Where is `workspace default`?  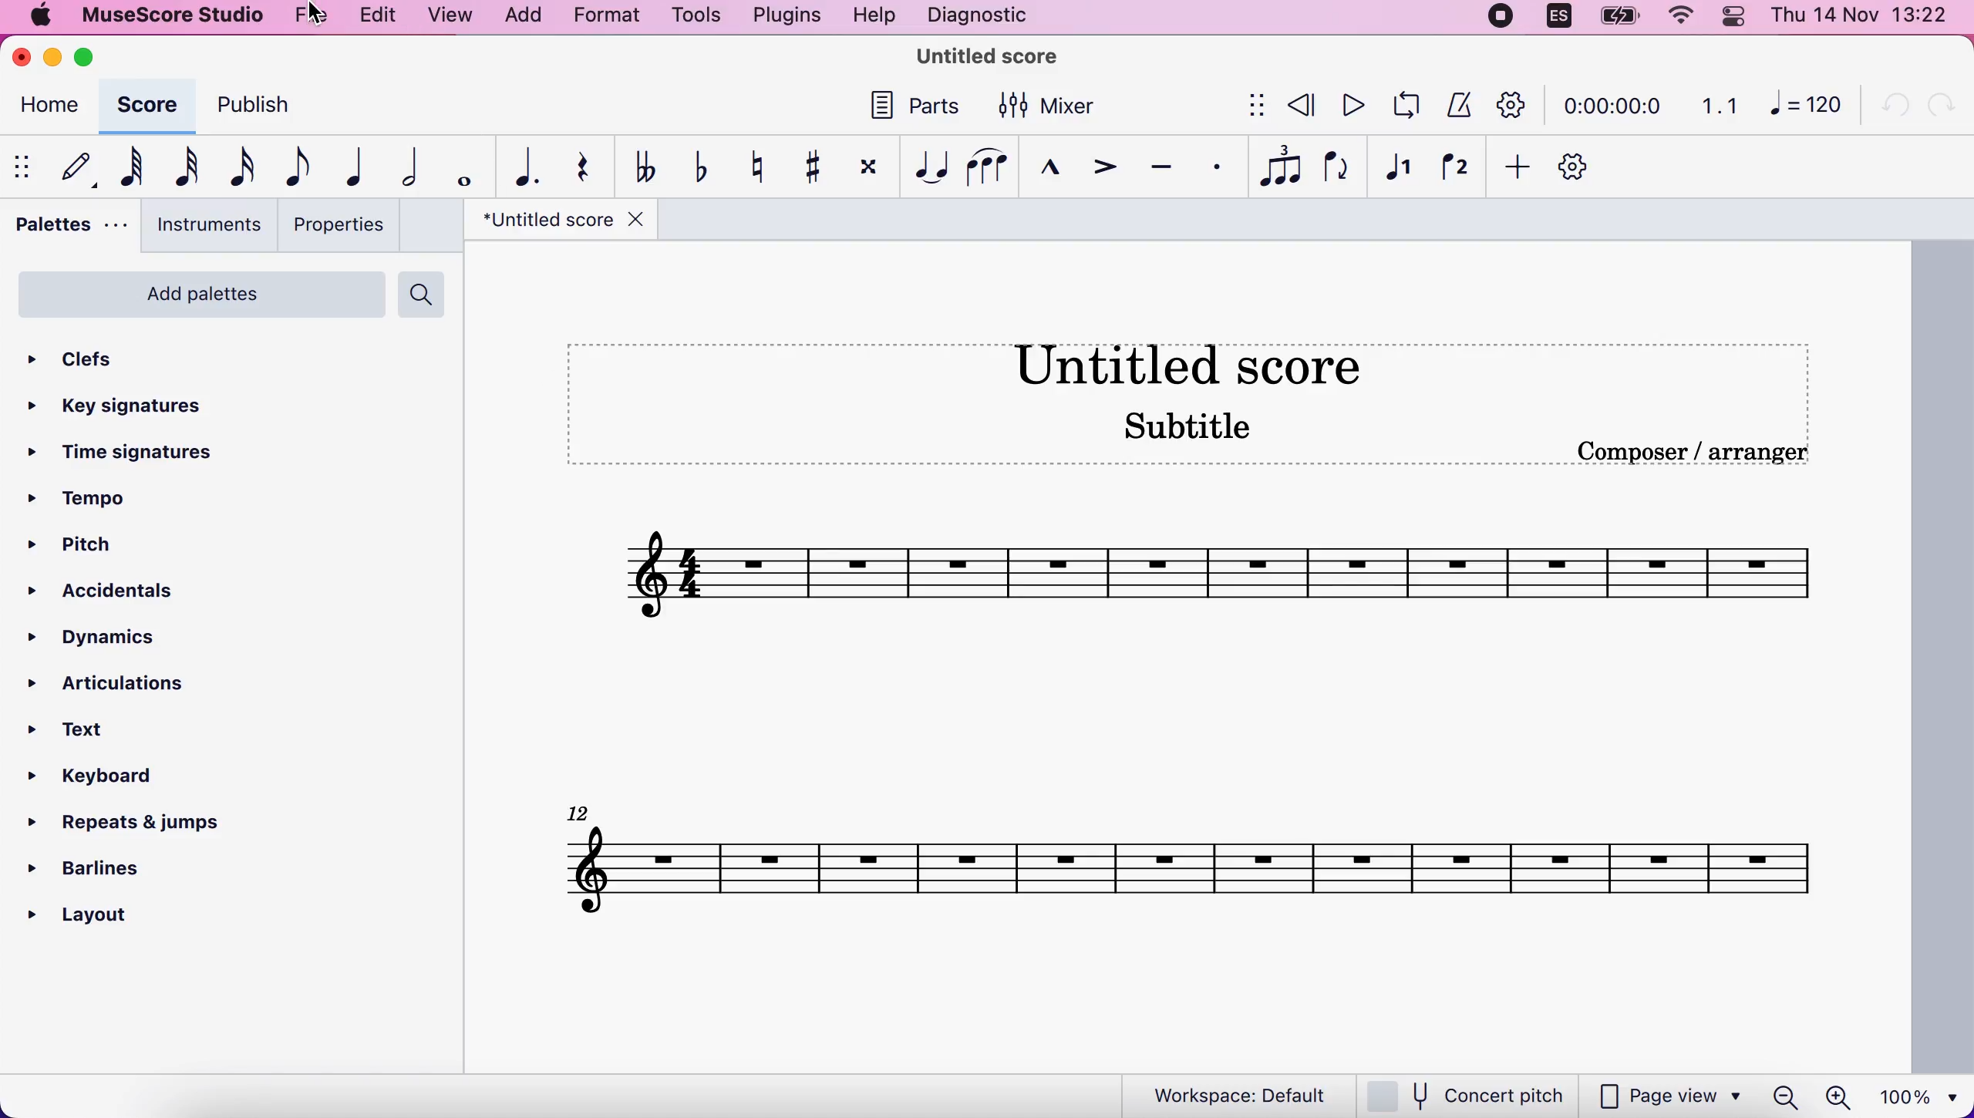
workspace default is located at coordinates (1230, 1094).